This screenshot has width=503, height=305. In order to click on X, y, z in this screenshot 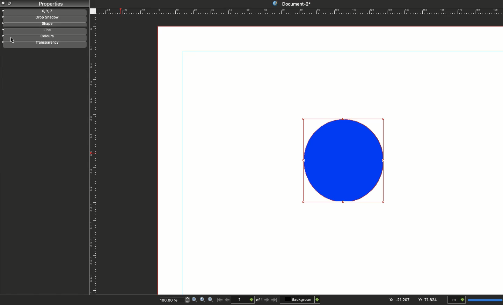, I will do `click(44, 11)`.